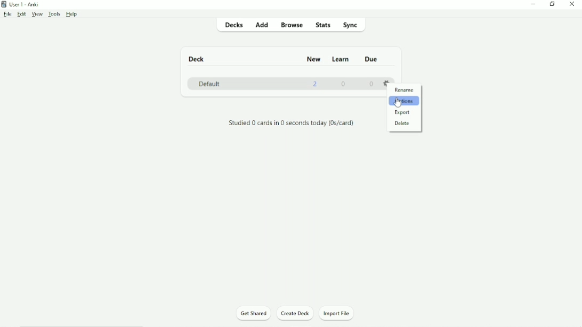 The image size is (582, 327). I want to click on Studied 0 cards in 0 seconds today., so click(292, 124).